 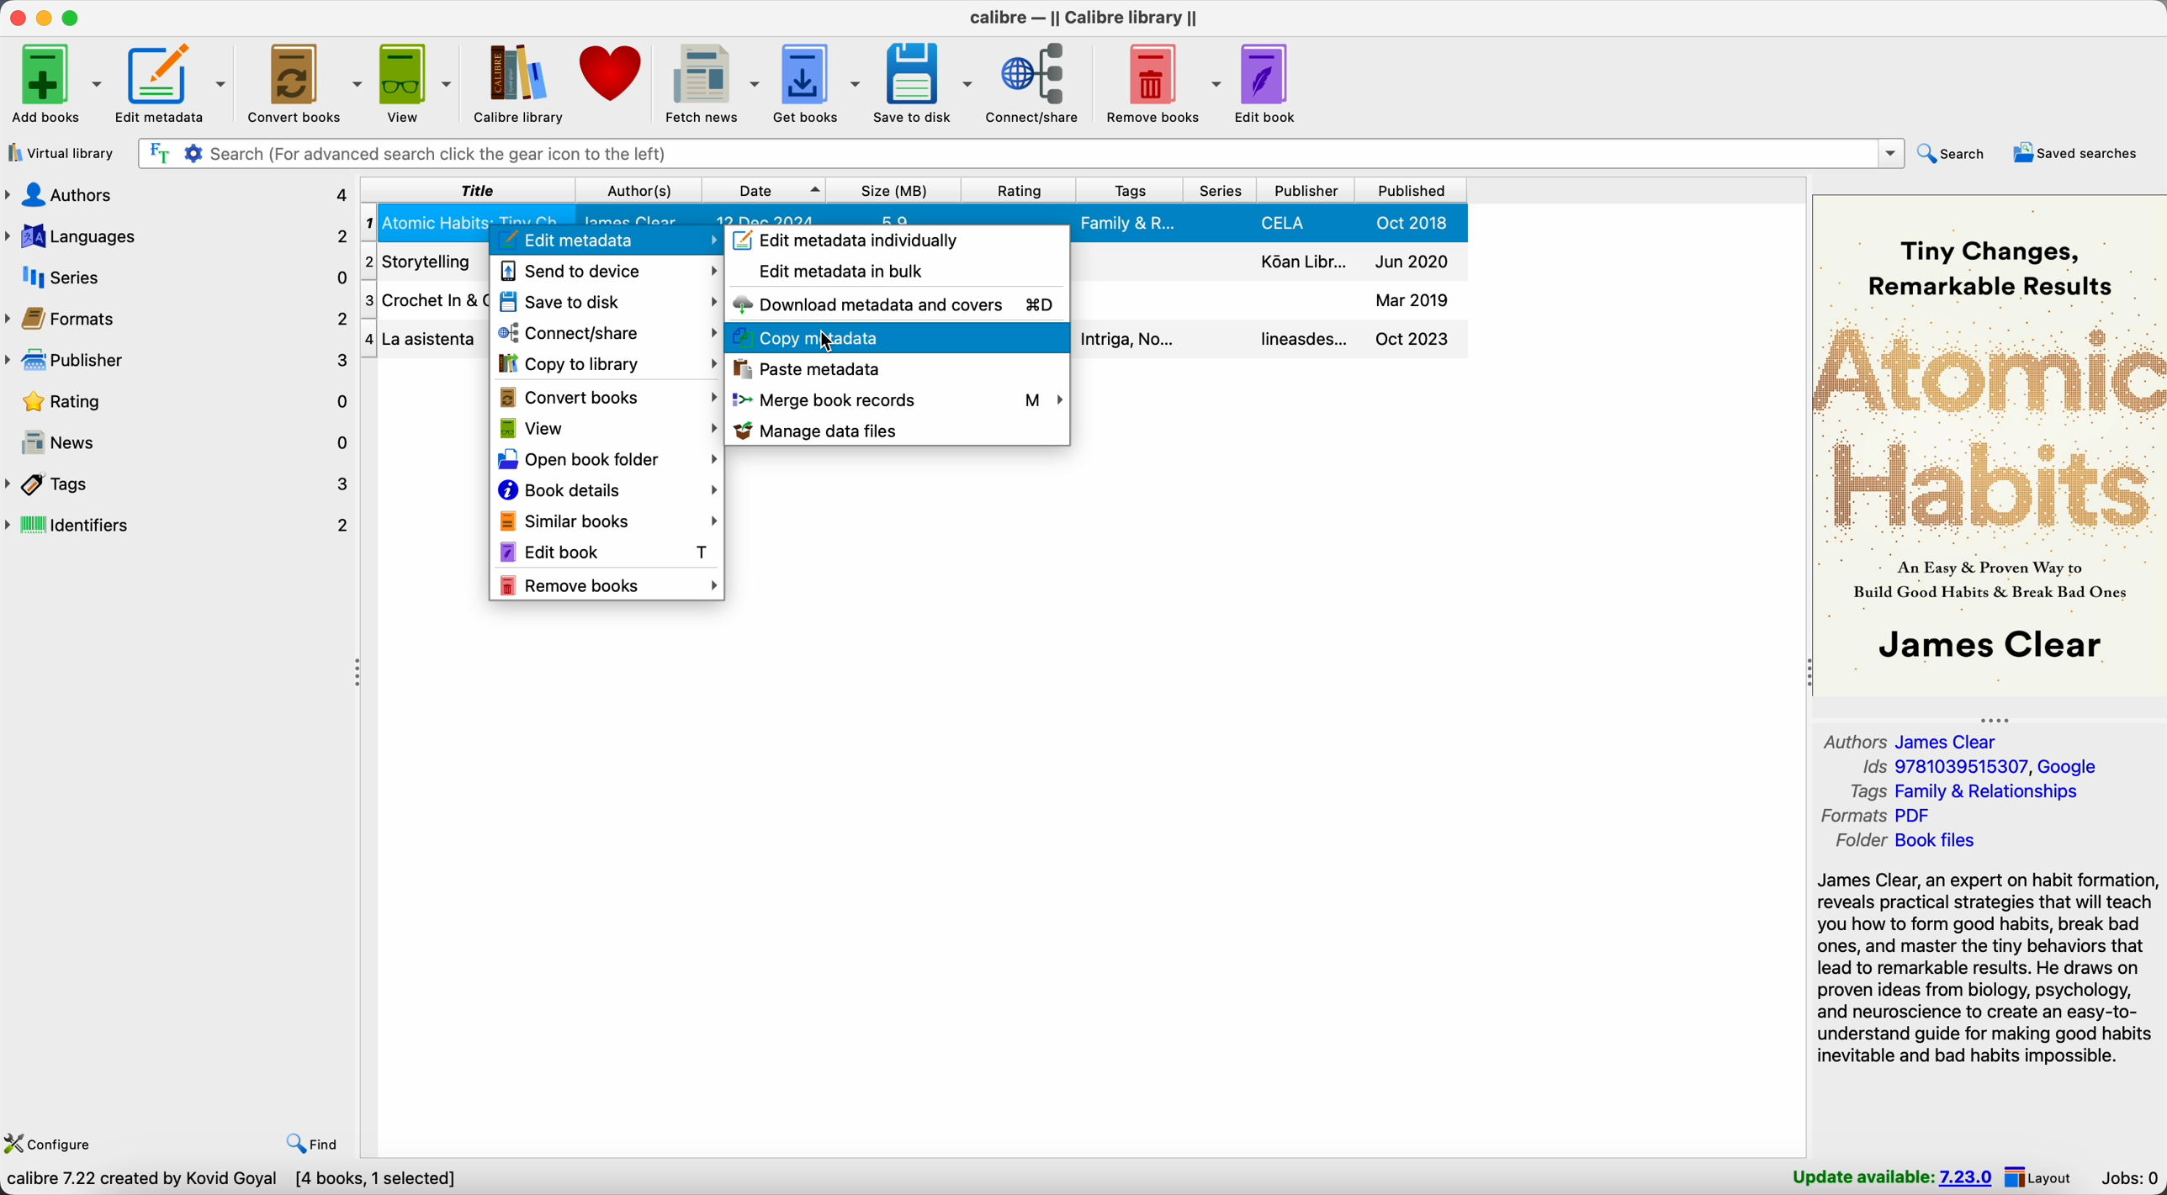 I want to click on series, so click(x=1223, y=189).